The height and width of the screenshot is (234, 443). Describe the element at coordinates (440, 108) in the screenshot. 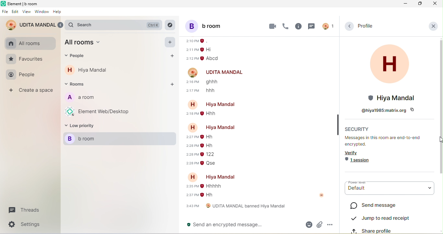

I see `vertical scroll bar` at that location.